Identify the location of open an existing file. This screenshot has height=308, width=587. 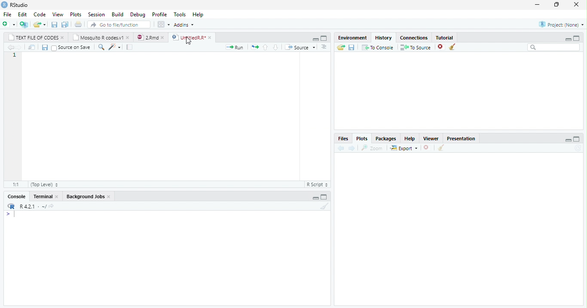
(39, 24).